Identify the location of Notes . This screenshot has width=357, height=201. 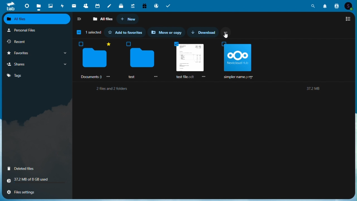
(110, 6).